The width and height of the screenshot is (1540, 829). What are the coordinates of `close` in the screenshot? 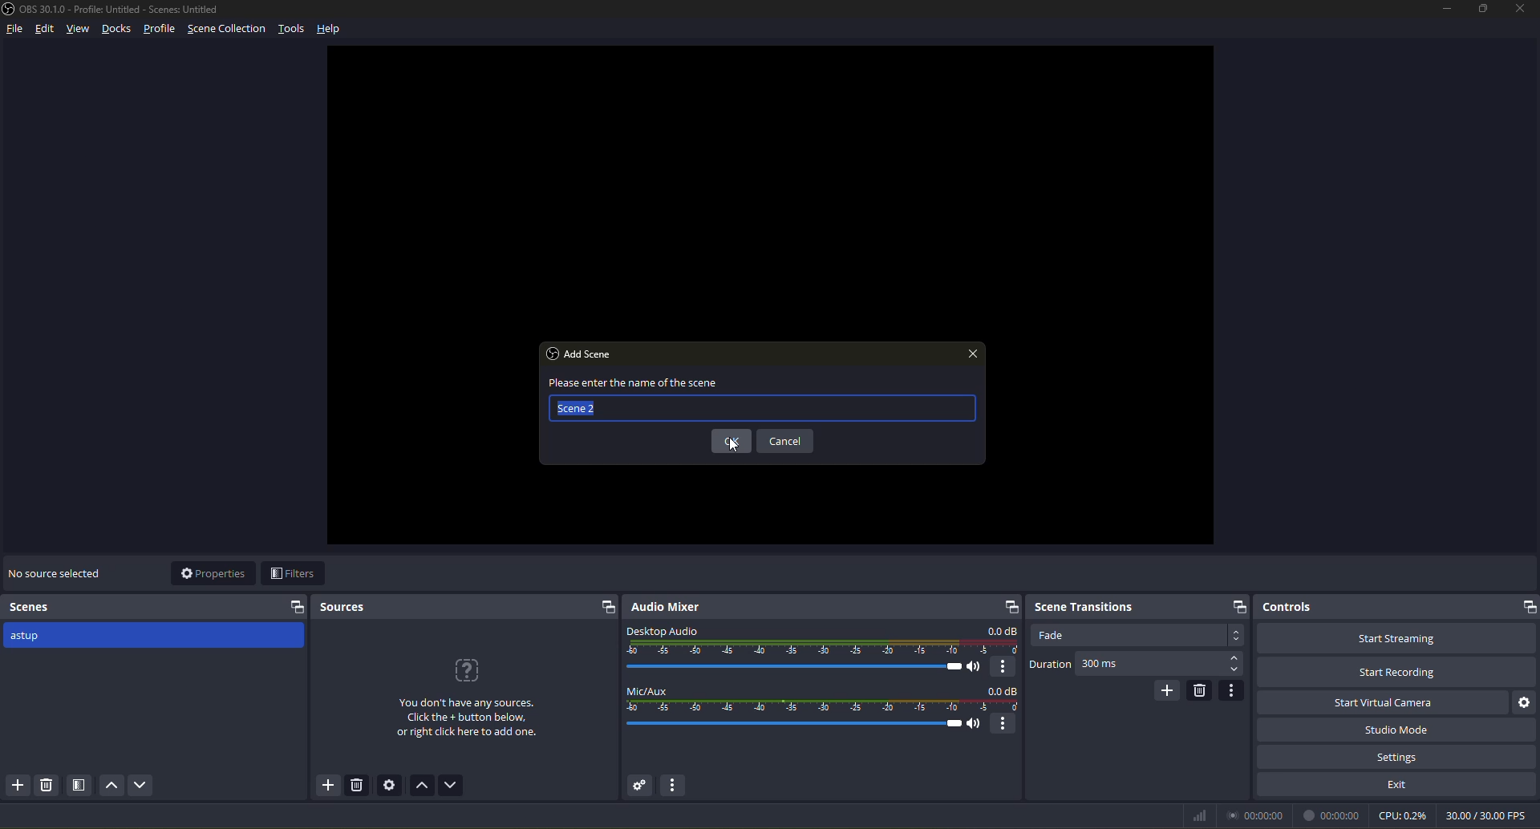 It's located at (974, 354).